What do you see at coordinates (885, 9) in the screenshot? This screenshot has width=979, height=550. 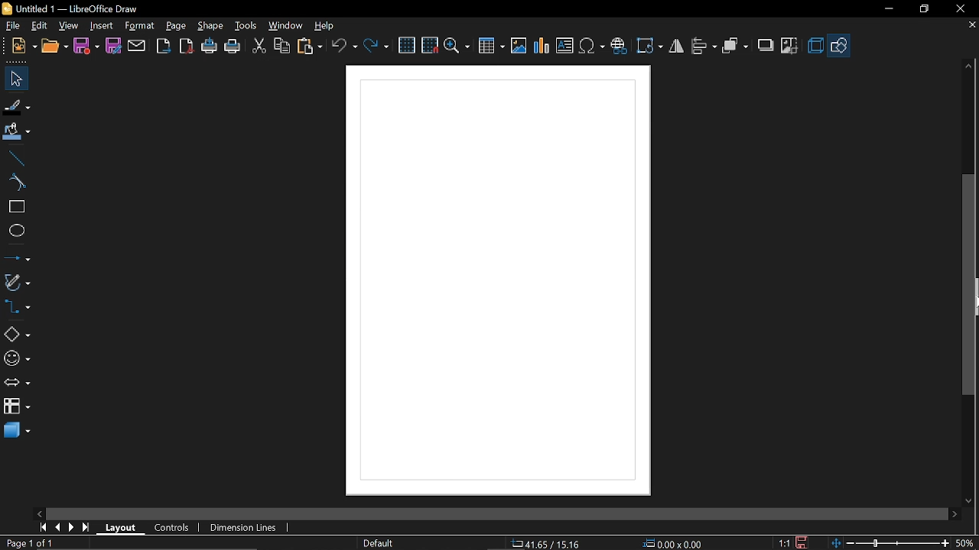 I see `Minimize` at bounding box center [885, 9].